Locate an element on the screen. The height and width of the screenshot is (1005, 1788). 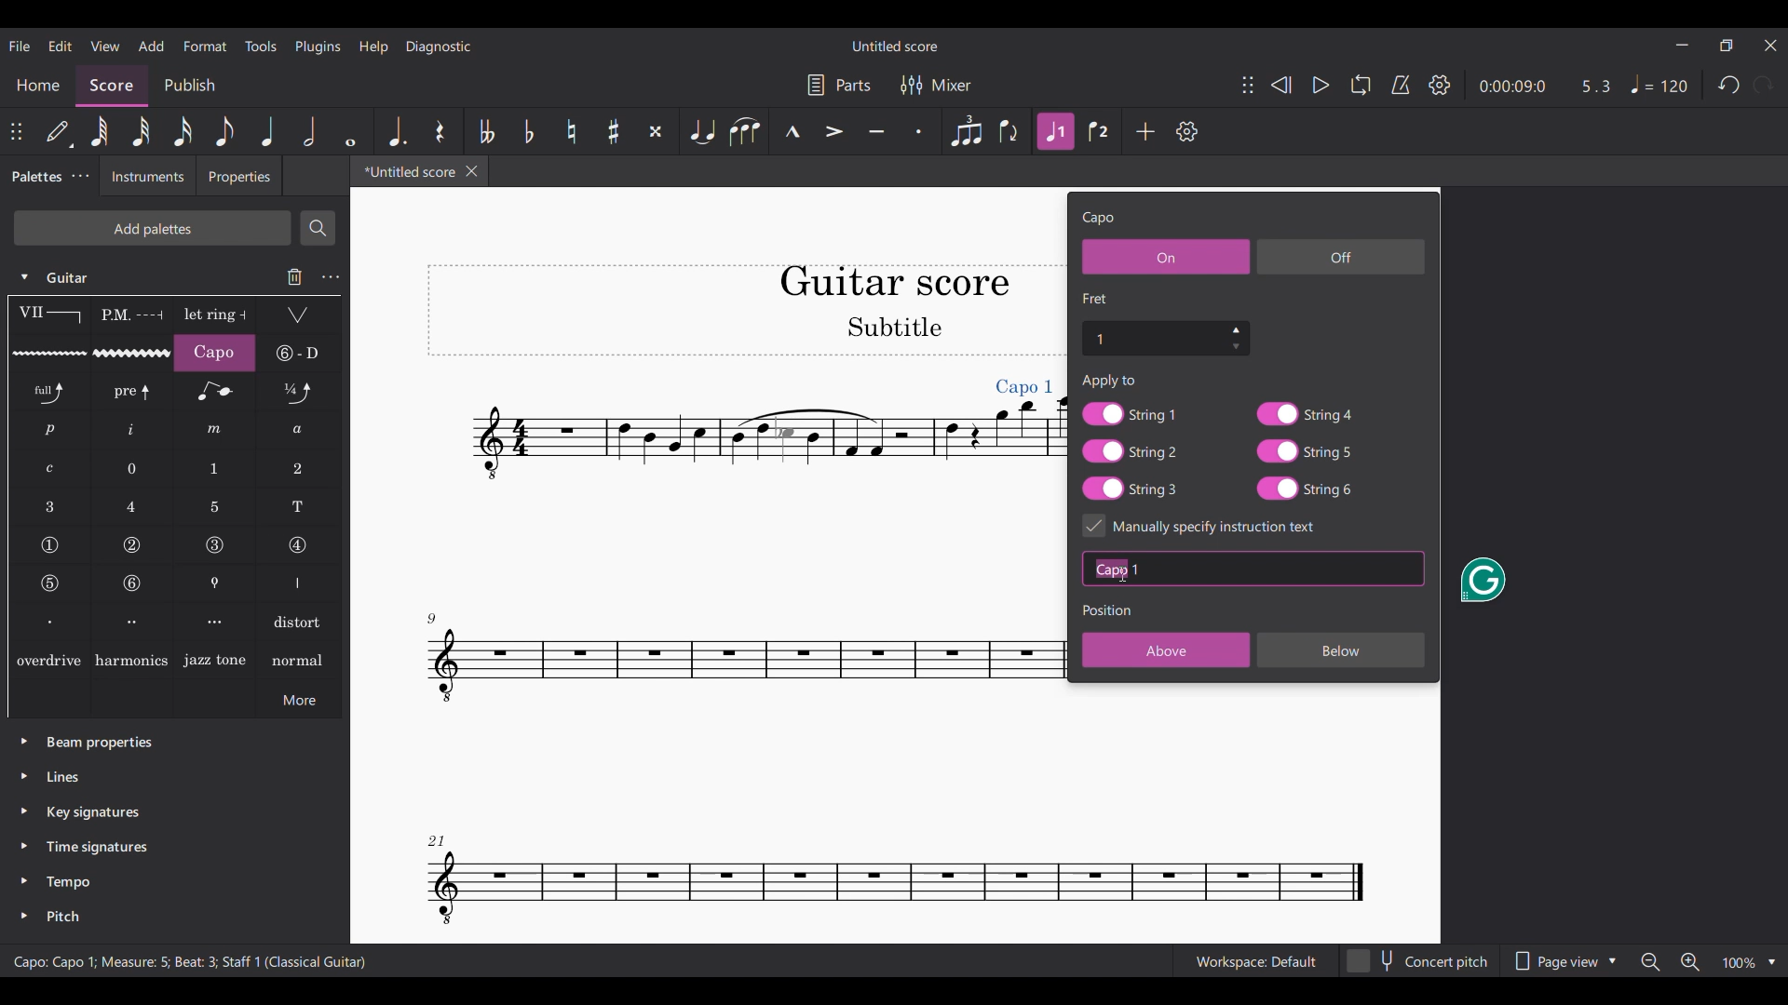
Zoom in is located at coordinates (1690, 962).